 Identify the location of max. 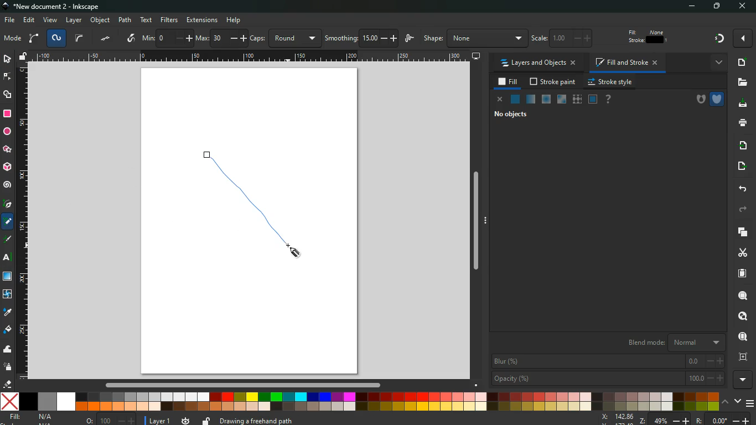
(221, 38).